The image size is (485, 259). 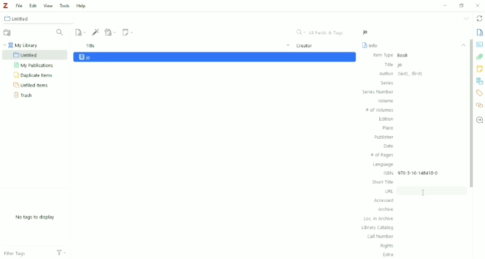 I want to click on New Note, so click(x=128, y=31).